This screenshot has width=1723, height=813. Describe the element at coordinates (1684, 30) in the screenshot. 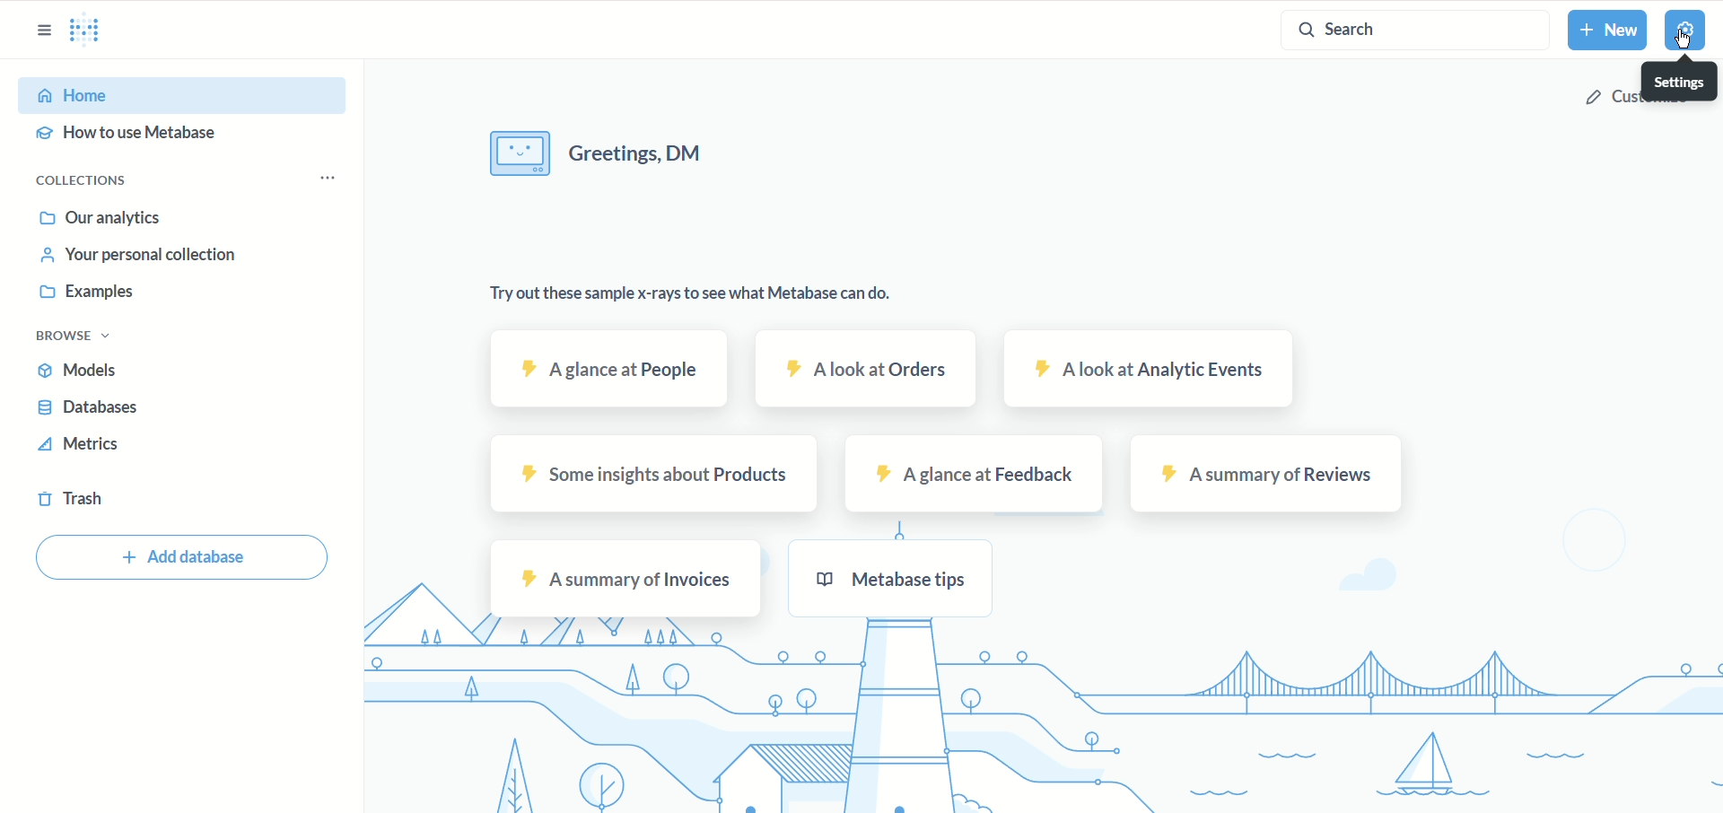

I see `Settings` at that location.